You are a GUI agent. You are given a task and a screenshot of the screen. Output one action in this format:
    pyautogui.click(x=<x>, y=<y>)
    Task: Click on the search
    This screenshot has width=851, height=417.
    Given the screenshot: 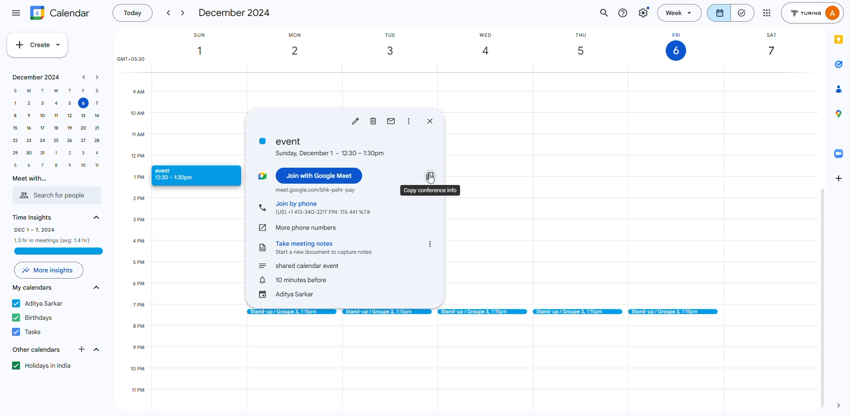 What is the action you would take?
    pyautogui.click(x=605, y=12)
    